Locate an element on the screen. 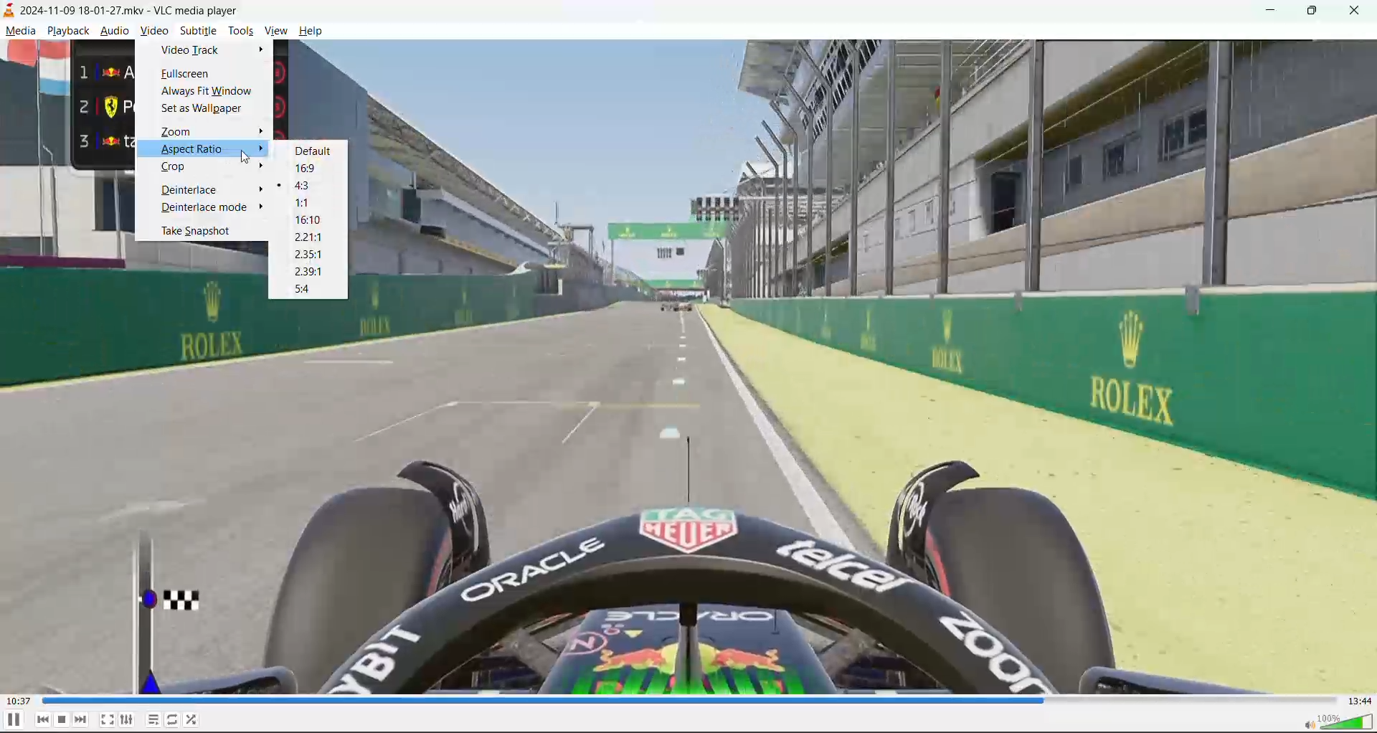 Image resolution: width=1377 pixels, height=733 pixels. toggle loop is located at coordinates (174, 720).